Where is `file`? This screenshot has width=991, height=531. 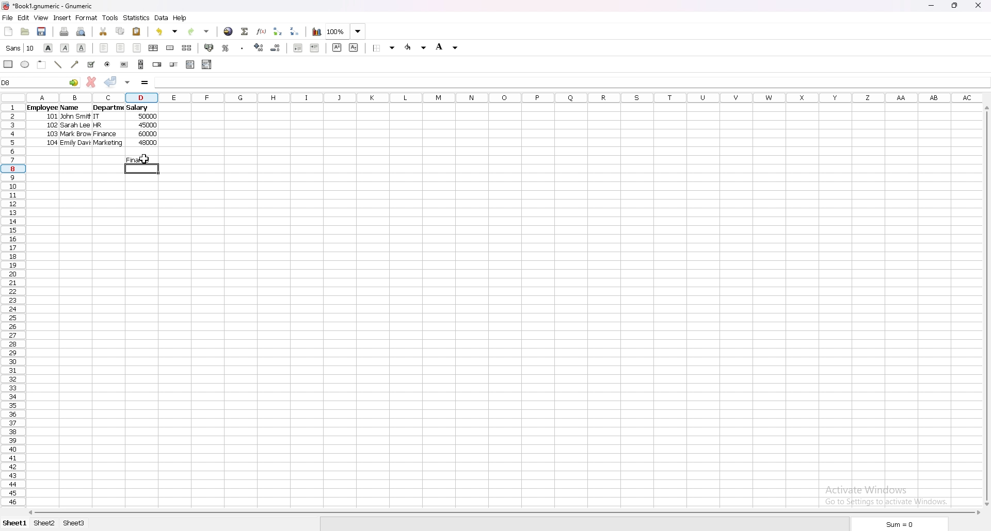 file is located at coordinates (7, 17).